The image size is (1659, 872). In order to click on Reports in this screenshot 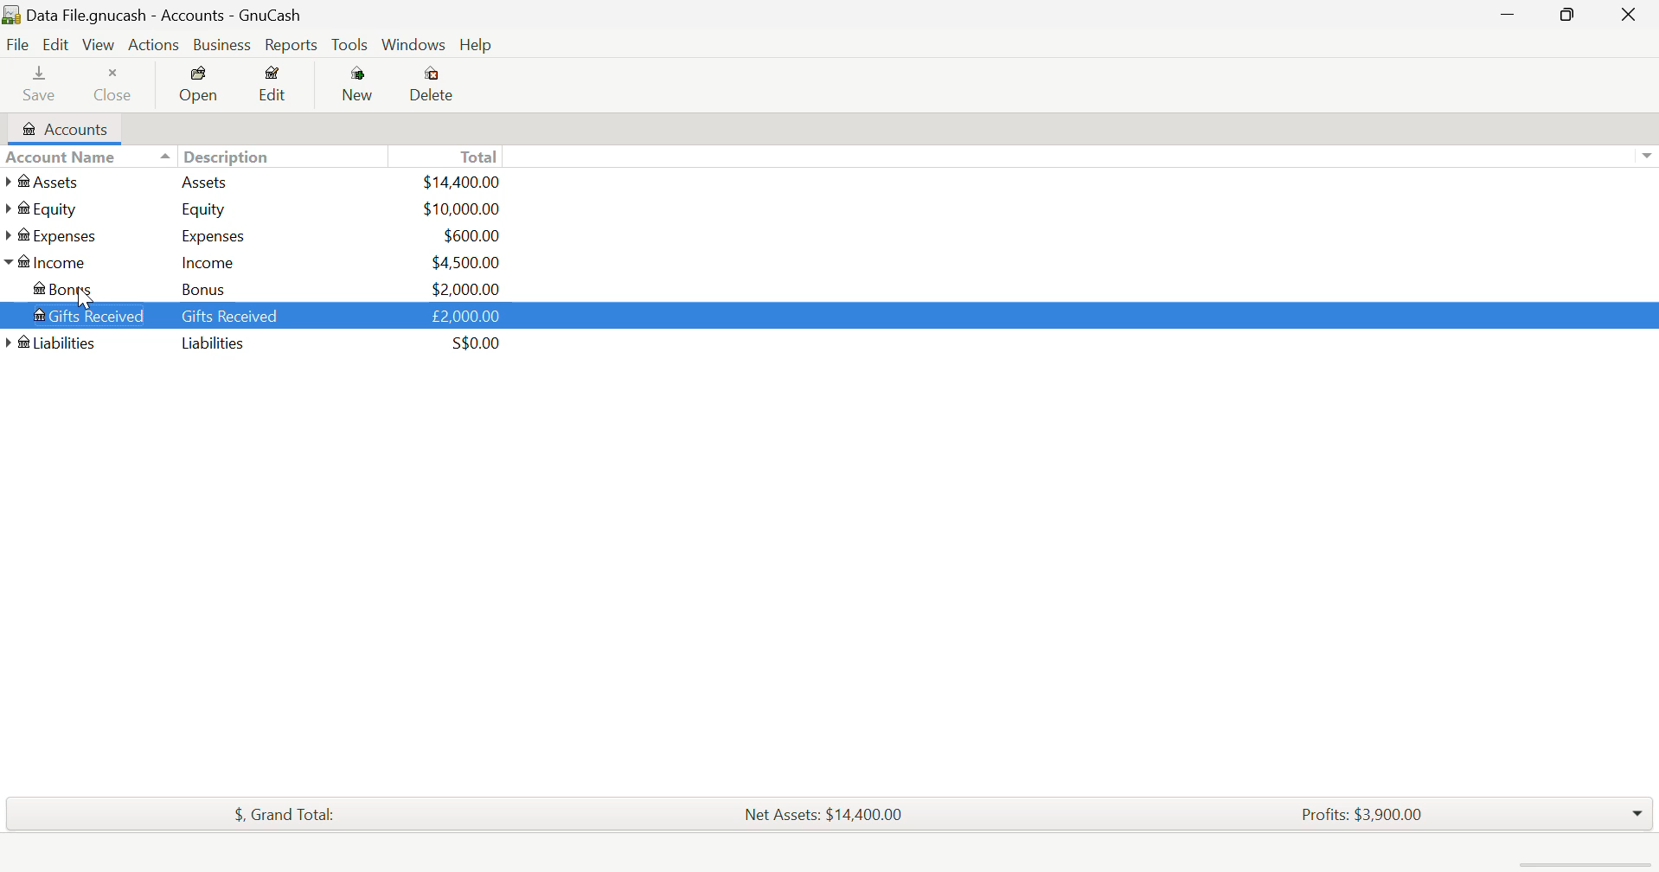, I will do `click(289, 46)`.